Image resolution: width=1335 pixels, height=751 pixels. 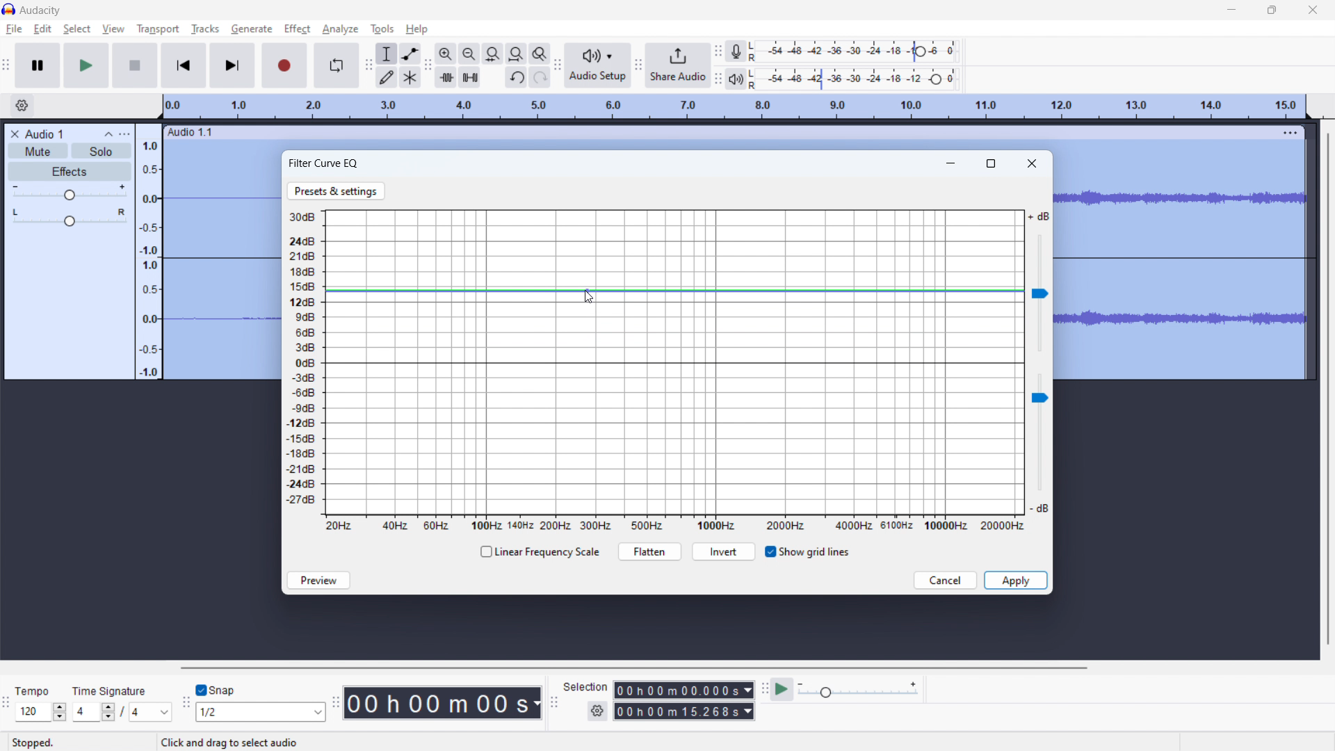 What do you see at coordinates (14, 134) in the screenshot?
I see `delete audio` at bounding box center [14, 134].